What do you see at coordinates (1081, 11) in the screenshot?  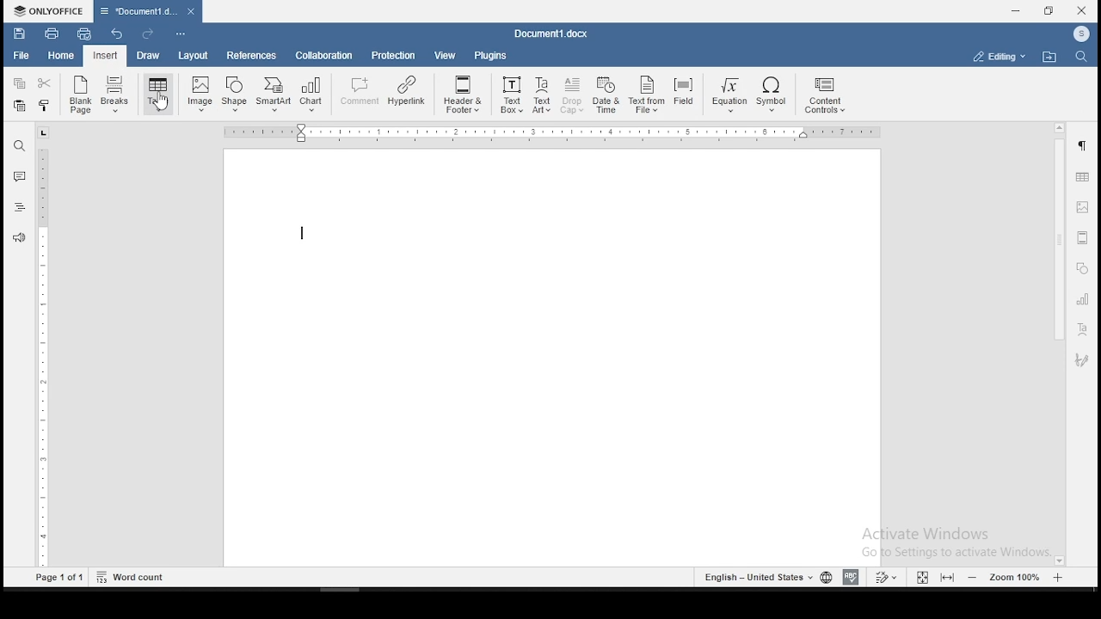 I see `close window` at bounding box center [1081, 11].